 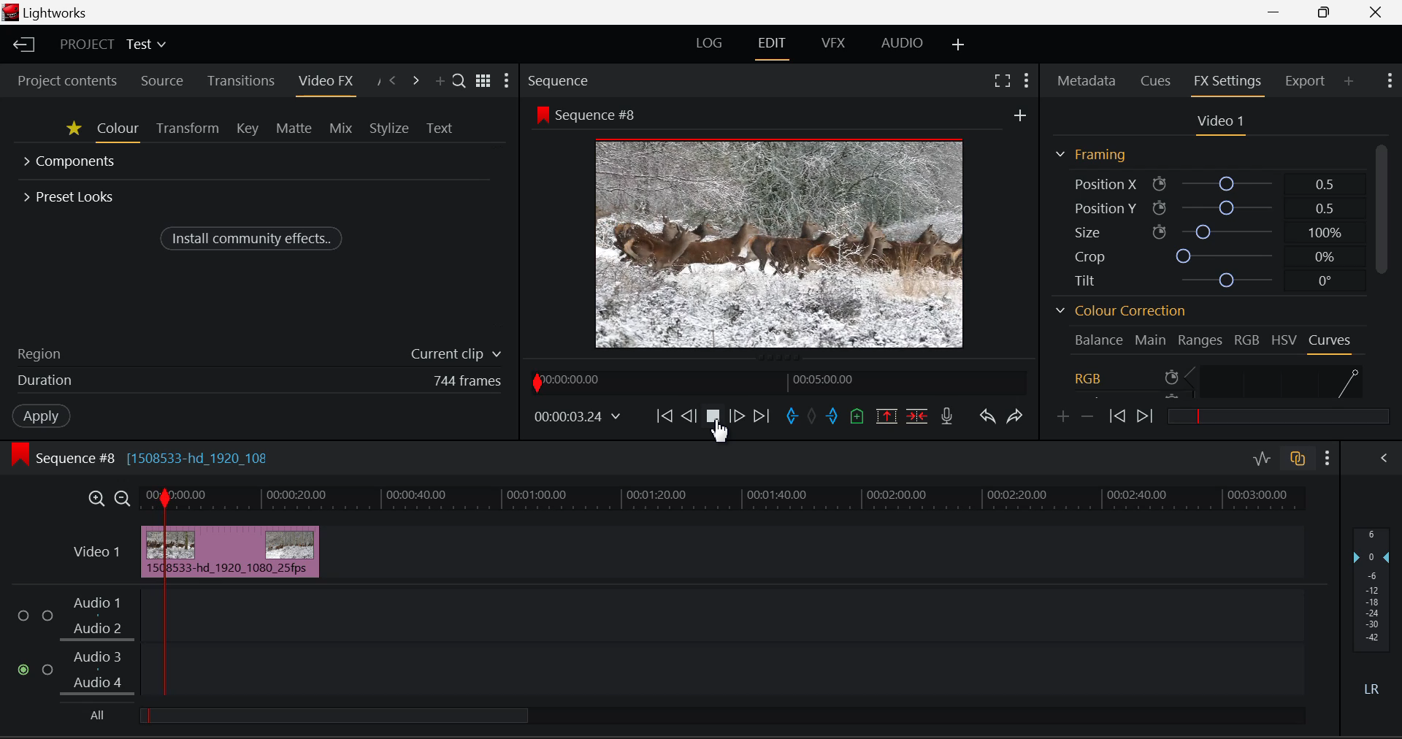 I want to click on Curves Tab Open, so click(x=1329, y=342).